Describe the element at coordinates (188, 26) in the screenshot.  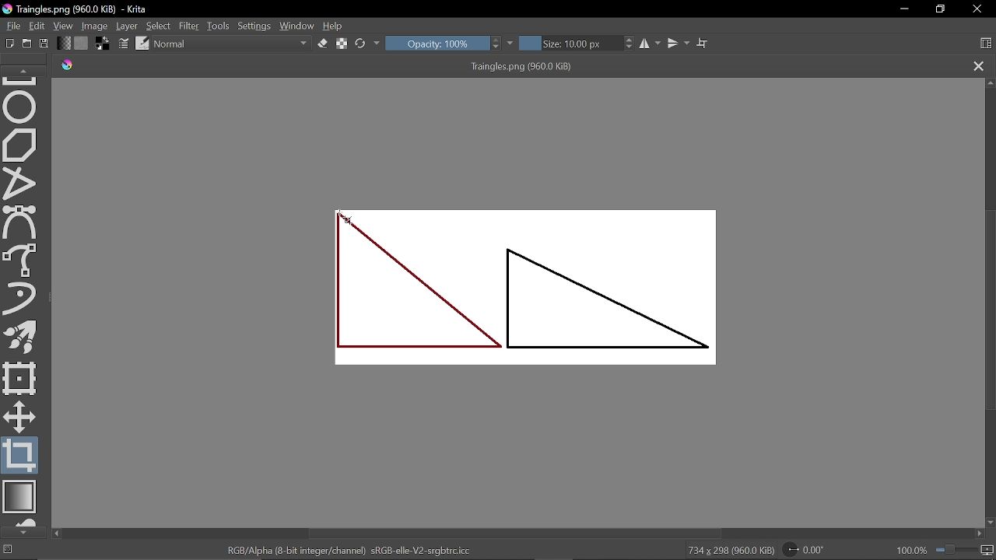
I see `Filter` at that location.